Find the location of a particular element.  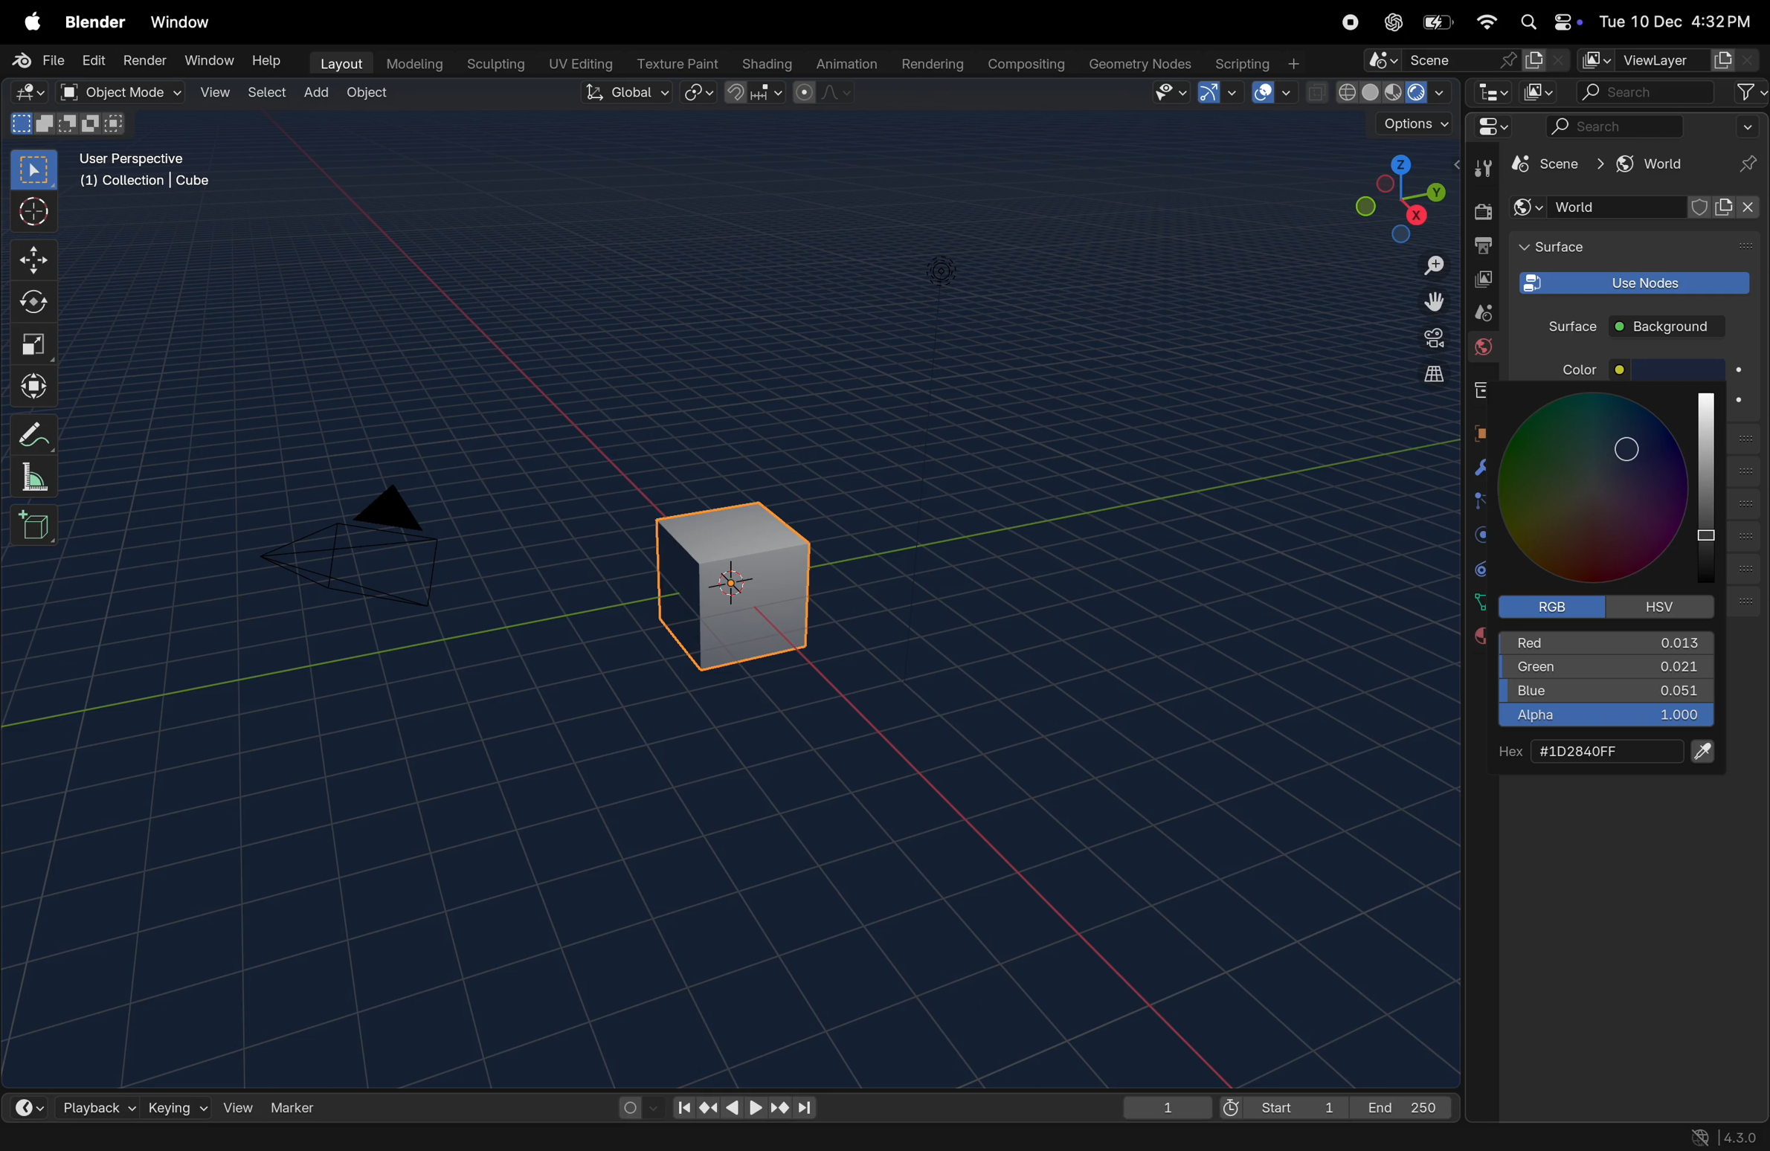

® Background is located at coordinates (1674, 326).